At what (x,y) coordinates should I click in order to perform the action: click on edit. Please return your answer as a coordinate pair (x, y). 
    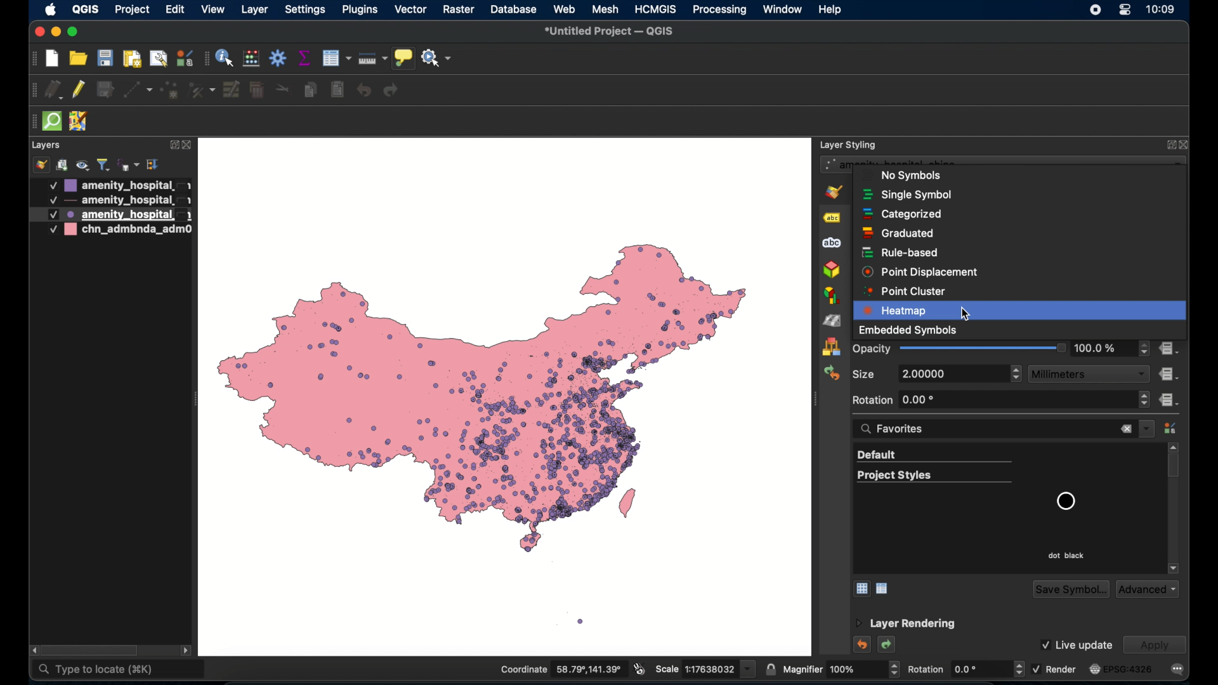
    Looking at the image, I should click on (175, 9).